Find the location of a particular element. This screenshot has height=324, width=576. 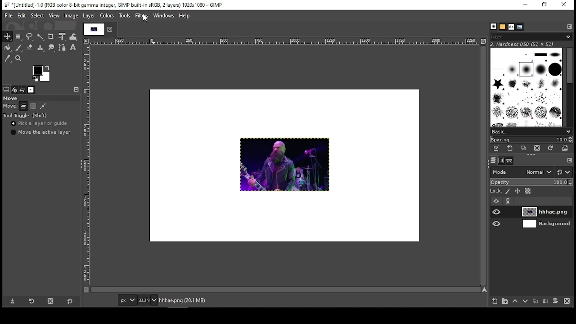

hhhae.png (20.1 mb) is located at coordinates (183, 300).